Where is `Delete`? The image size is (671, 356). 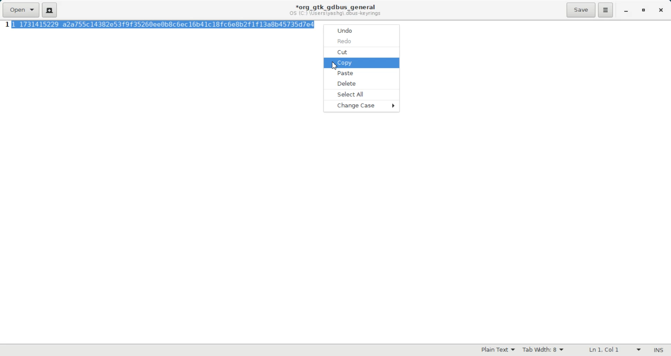 Delete is located at coordinates (359, 84).